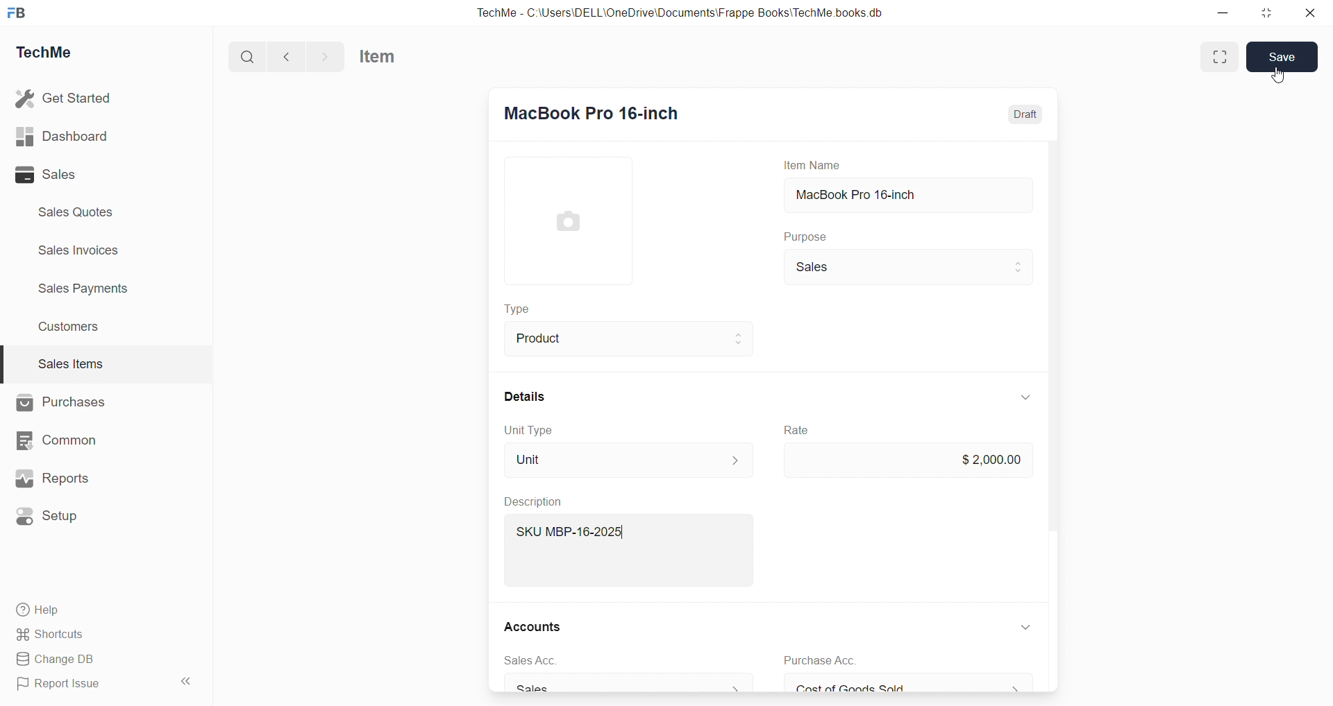  What do you see at coordinates (803, 236) in the screenshot?
I see `Purpose` at bounding box center [803, 236].